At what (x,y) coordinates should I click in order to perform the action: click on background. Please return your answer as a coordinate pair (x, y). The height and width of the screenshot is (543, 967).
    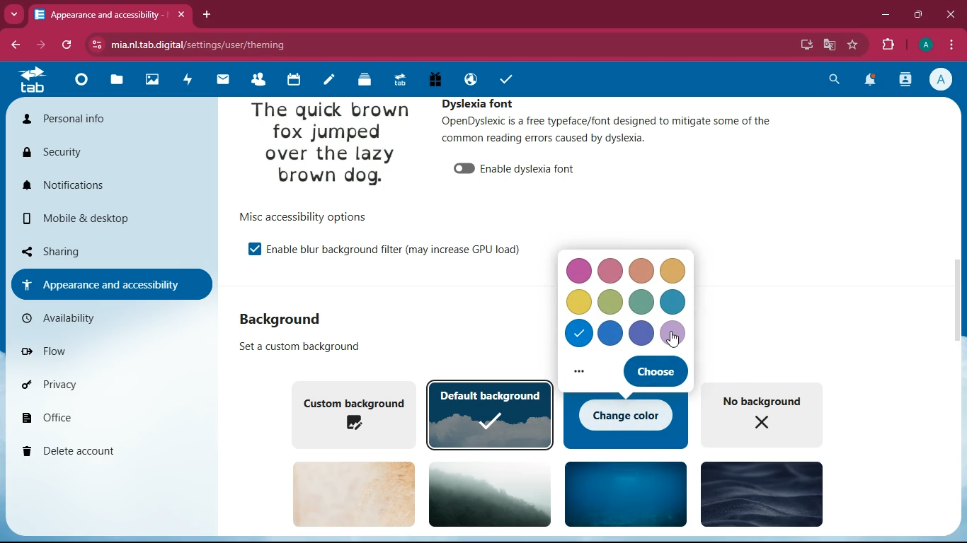
    Looking at the image, I should click on (626, 493).